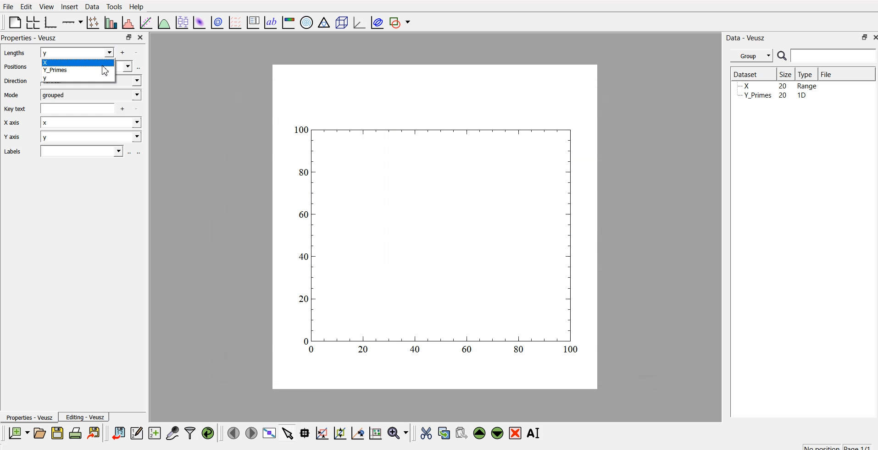  What do you see at coordinates (114, 6) in the screenshot?
I see `Tools` at bounding box center [114, 6].